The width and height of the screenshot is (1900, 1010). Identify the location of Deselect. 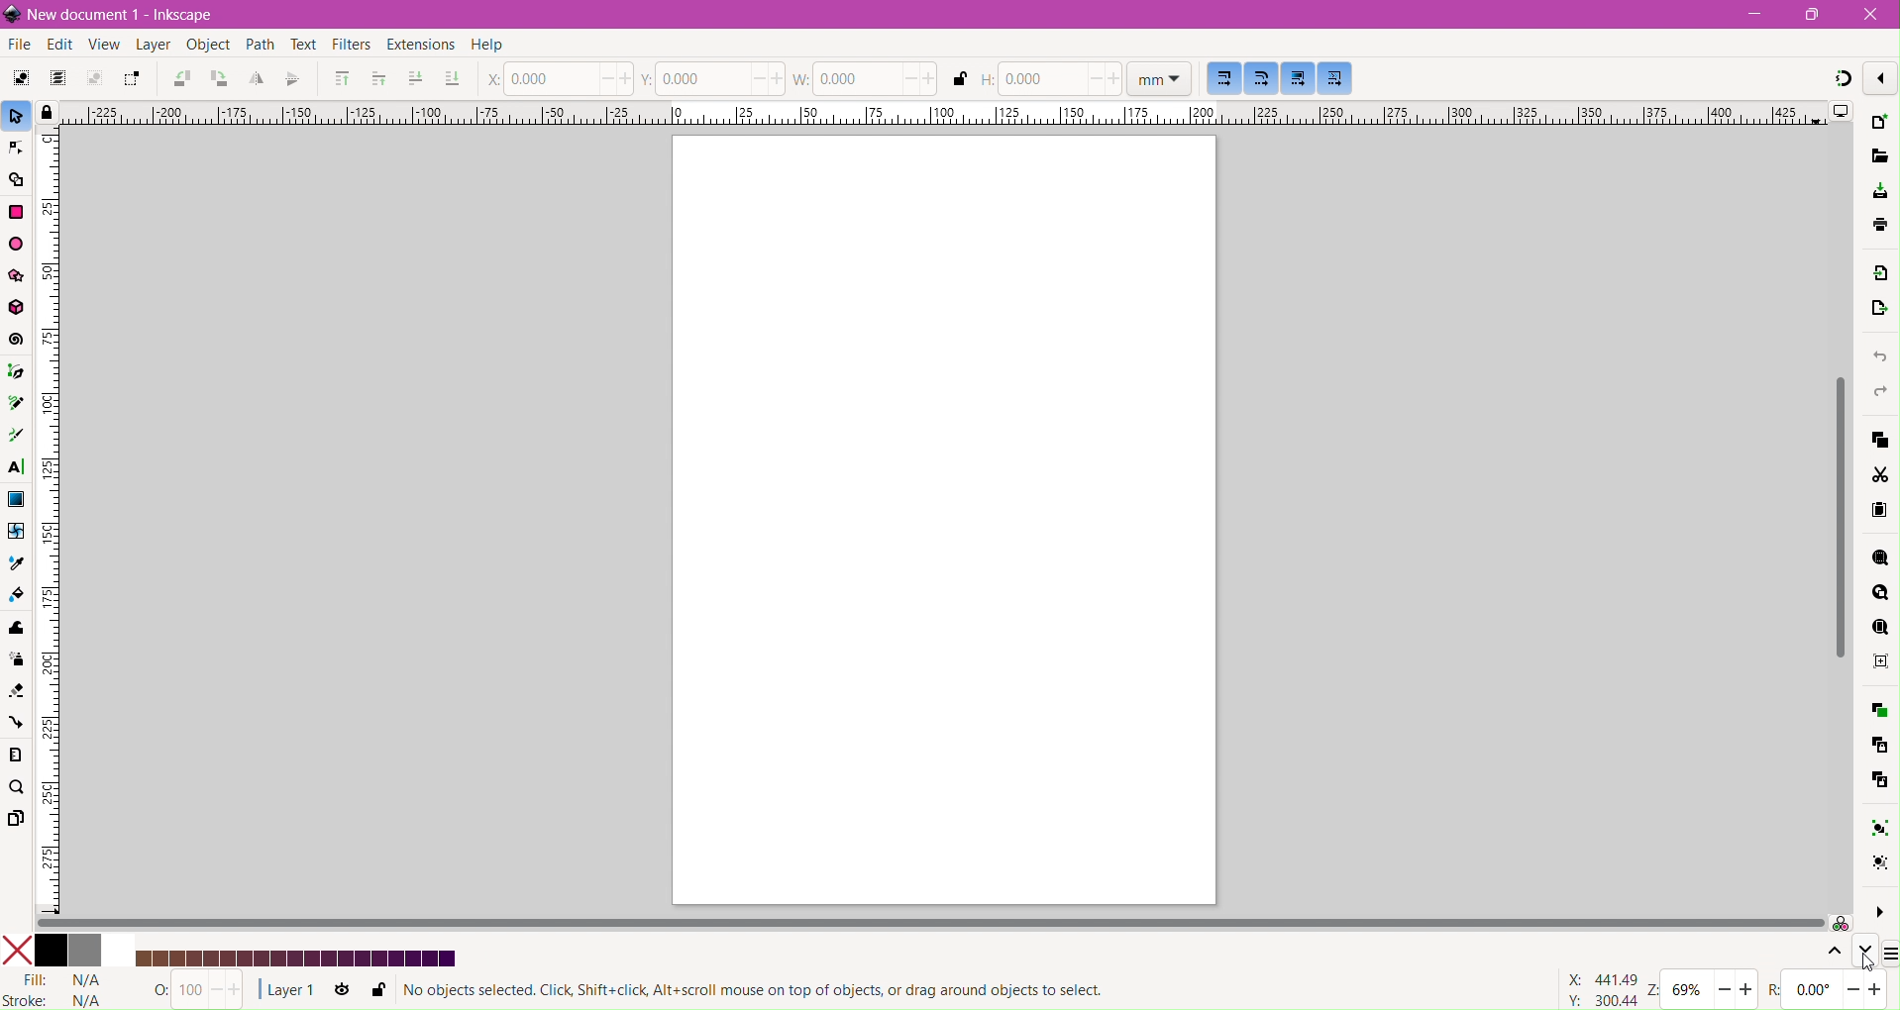
(95, 79).